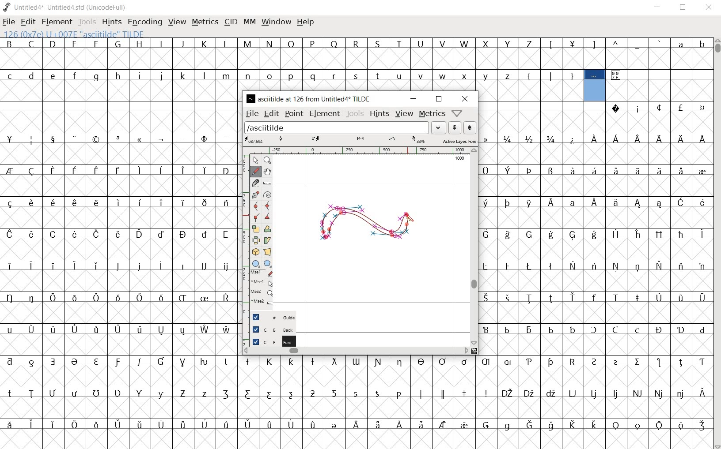  Describe the element at coordinates (432, 114) in the screenshot. I see `metrics` at that location.